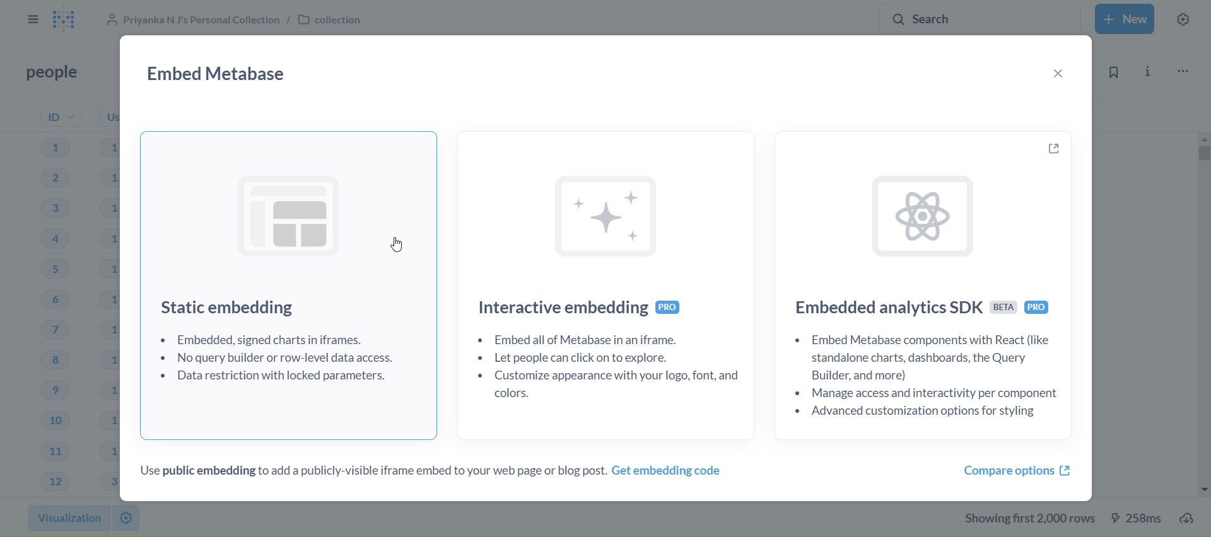 The width and height of the screenshot is (1211, 537). I want to click on compare options, so click(1015, 471).